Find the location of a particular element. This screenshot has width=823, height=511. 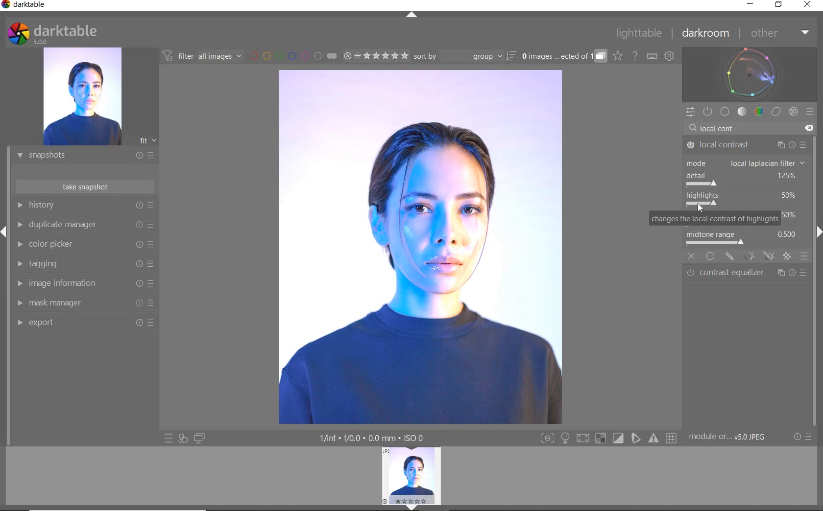

off is located at coordinates (692, 255).